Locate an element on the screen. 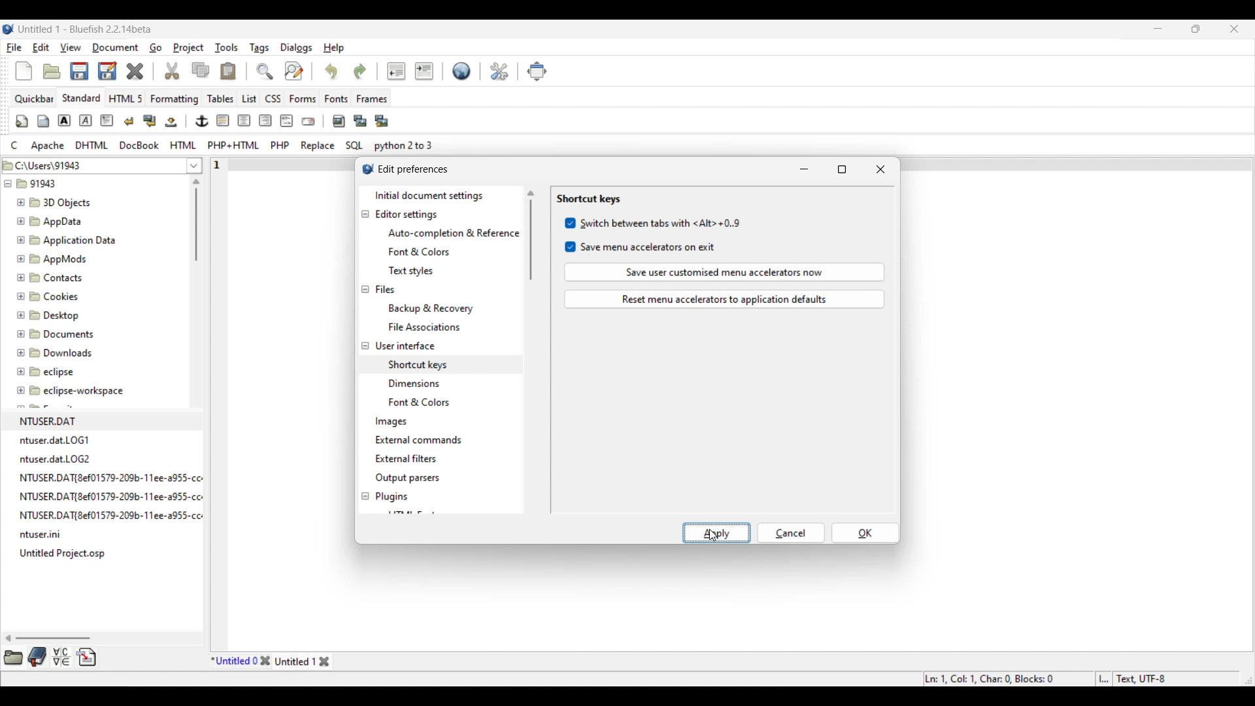 This screenshot has height=706, width=1255. Copy is located at coordinates (201, 70).